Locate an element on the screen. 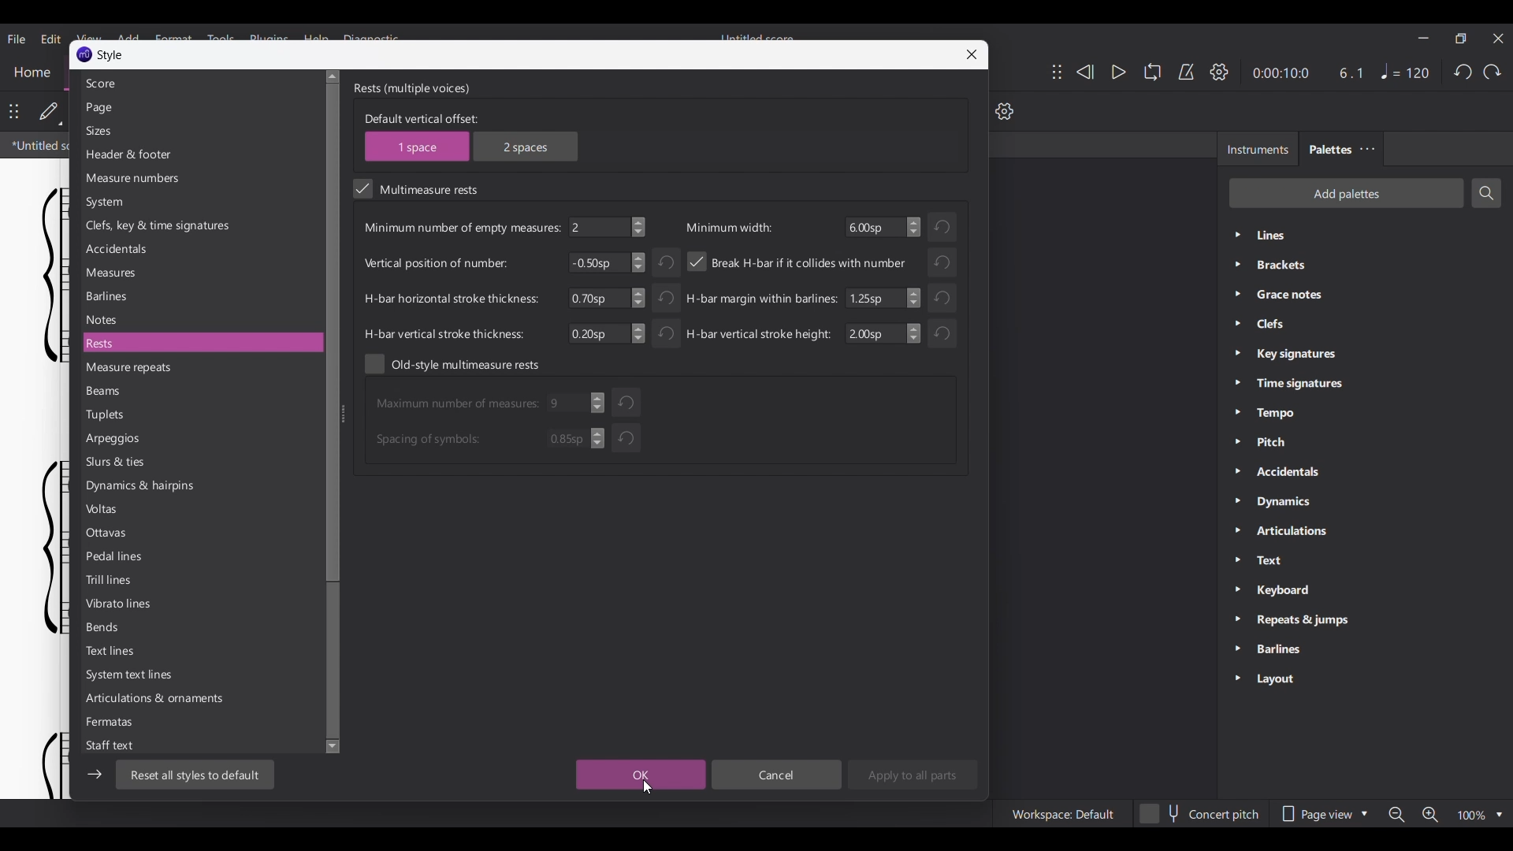 Image resolution: width=1513 pixels, height=851 pixels. Undo is located at coordinates (1463, 72).